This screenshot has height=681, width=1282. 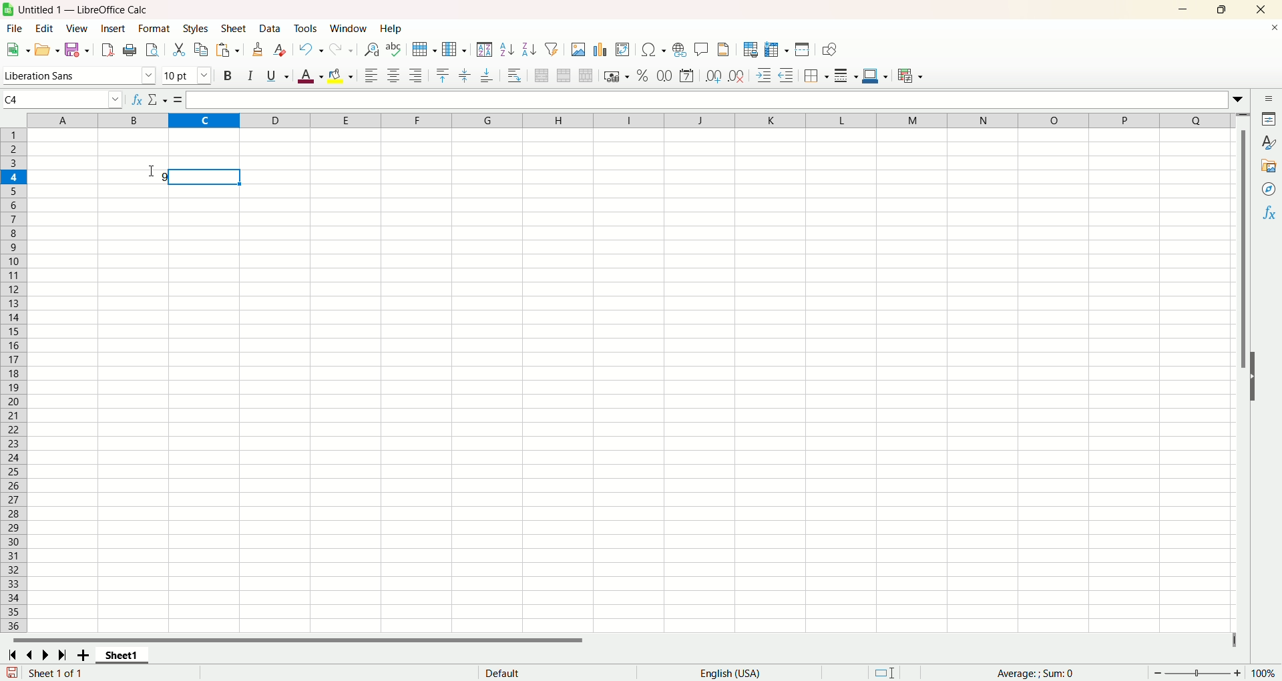 What do you see at coordinates (777, 49) in the screenshot?
I see `freeze row and column` at bounding box center [777, 49].